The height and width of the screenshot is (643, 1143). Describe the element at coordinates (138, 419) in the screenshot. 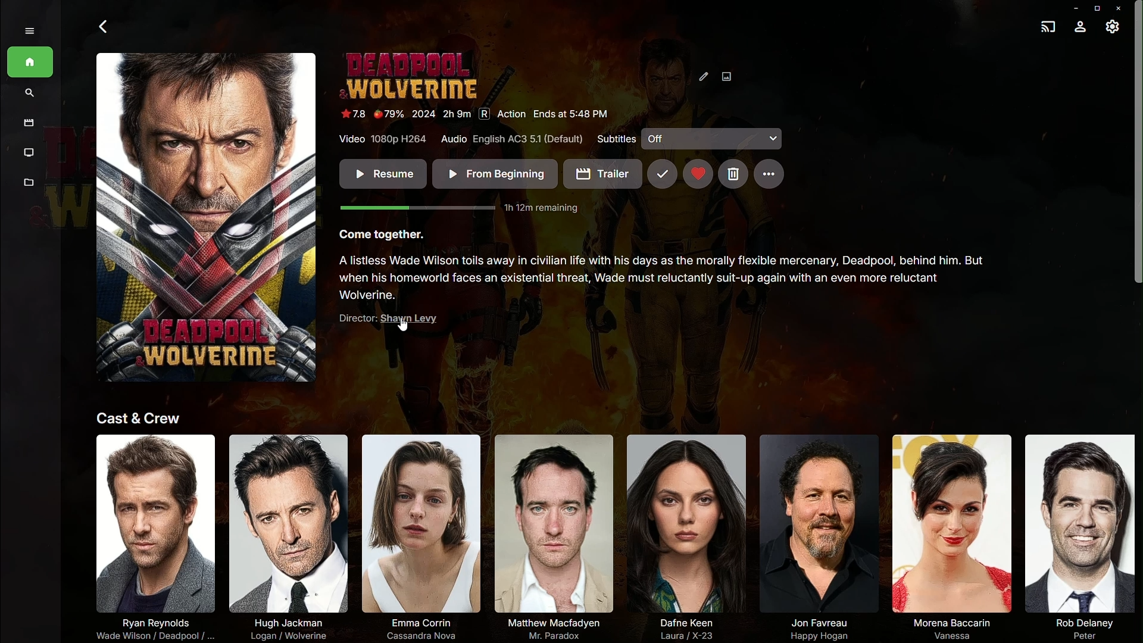

I see `Cast and Crew` at that location.